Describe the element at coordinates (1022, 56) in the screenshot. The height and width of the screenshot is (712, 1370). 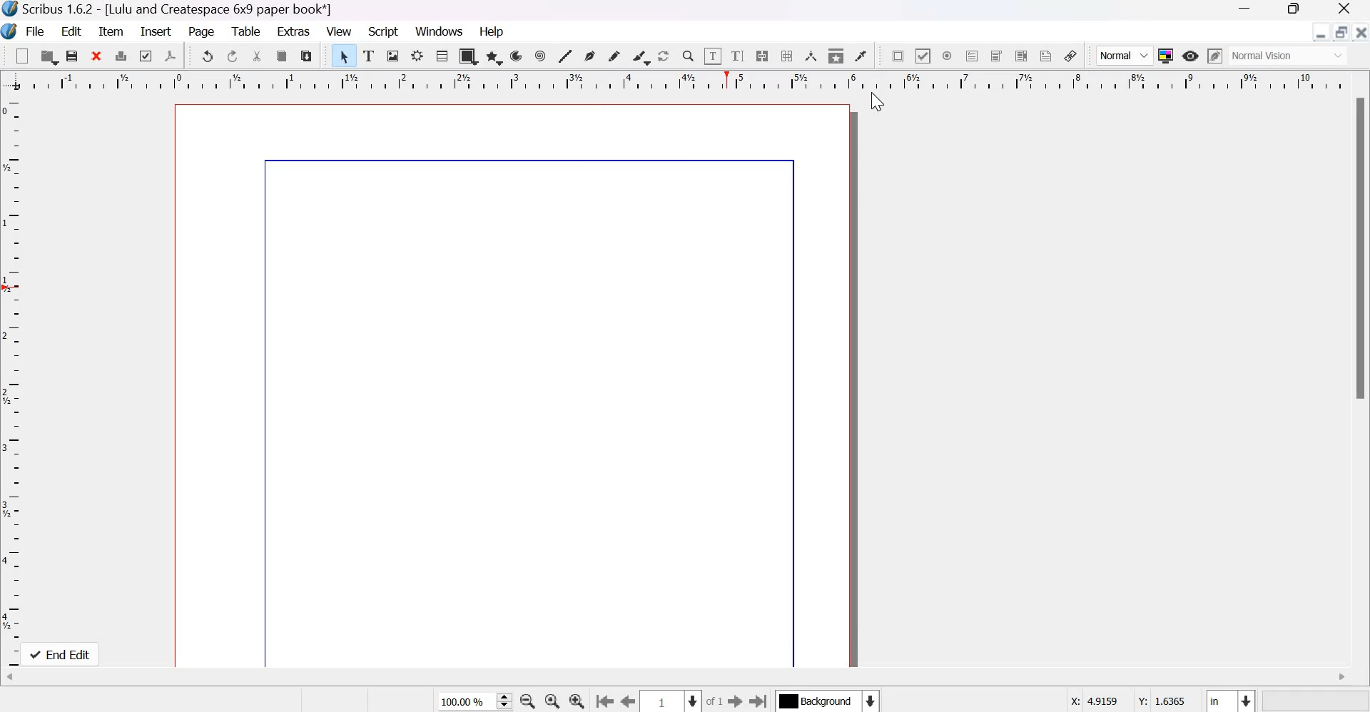
I see `PDF list box` at that location.